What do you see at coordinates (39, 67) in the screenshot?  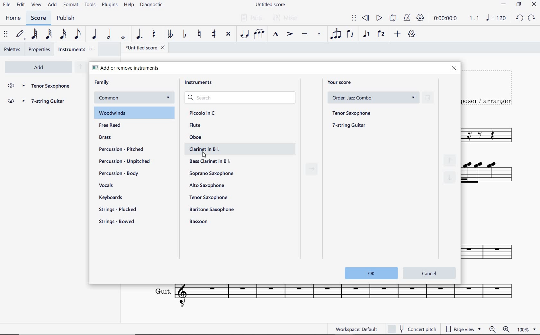 I see `add instrument` at bounding box center [39, 67].